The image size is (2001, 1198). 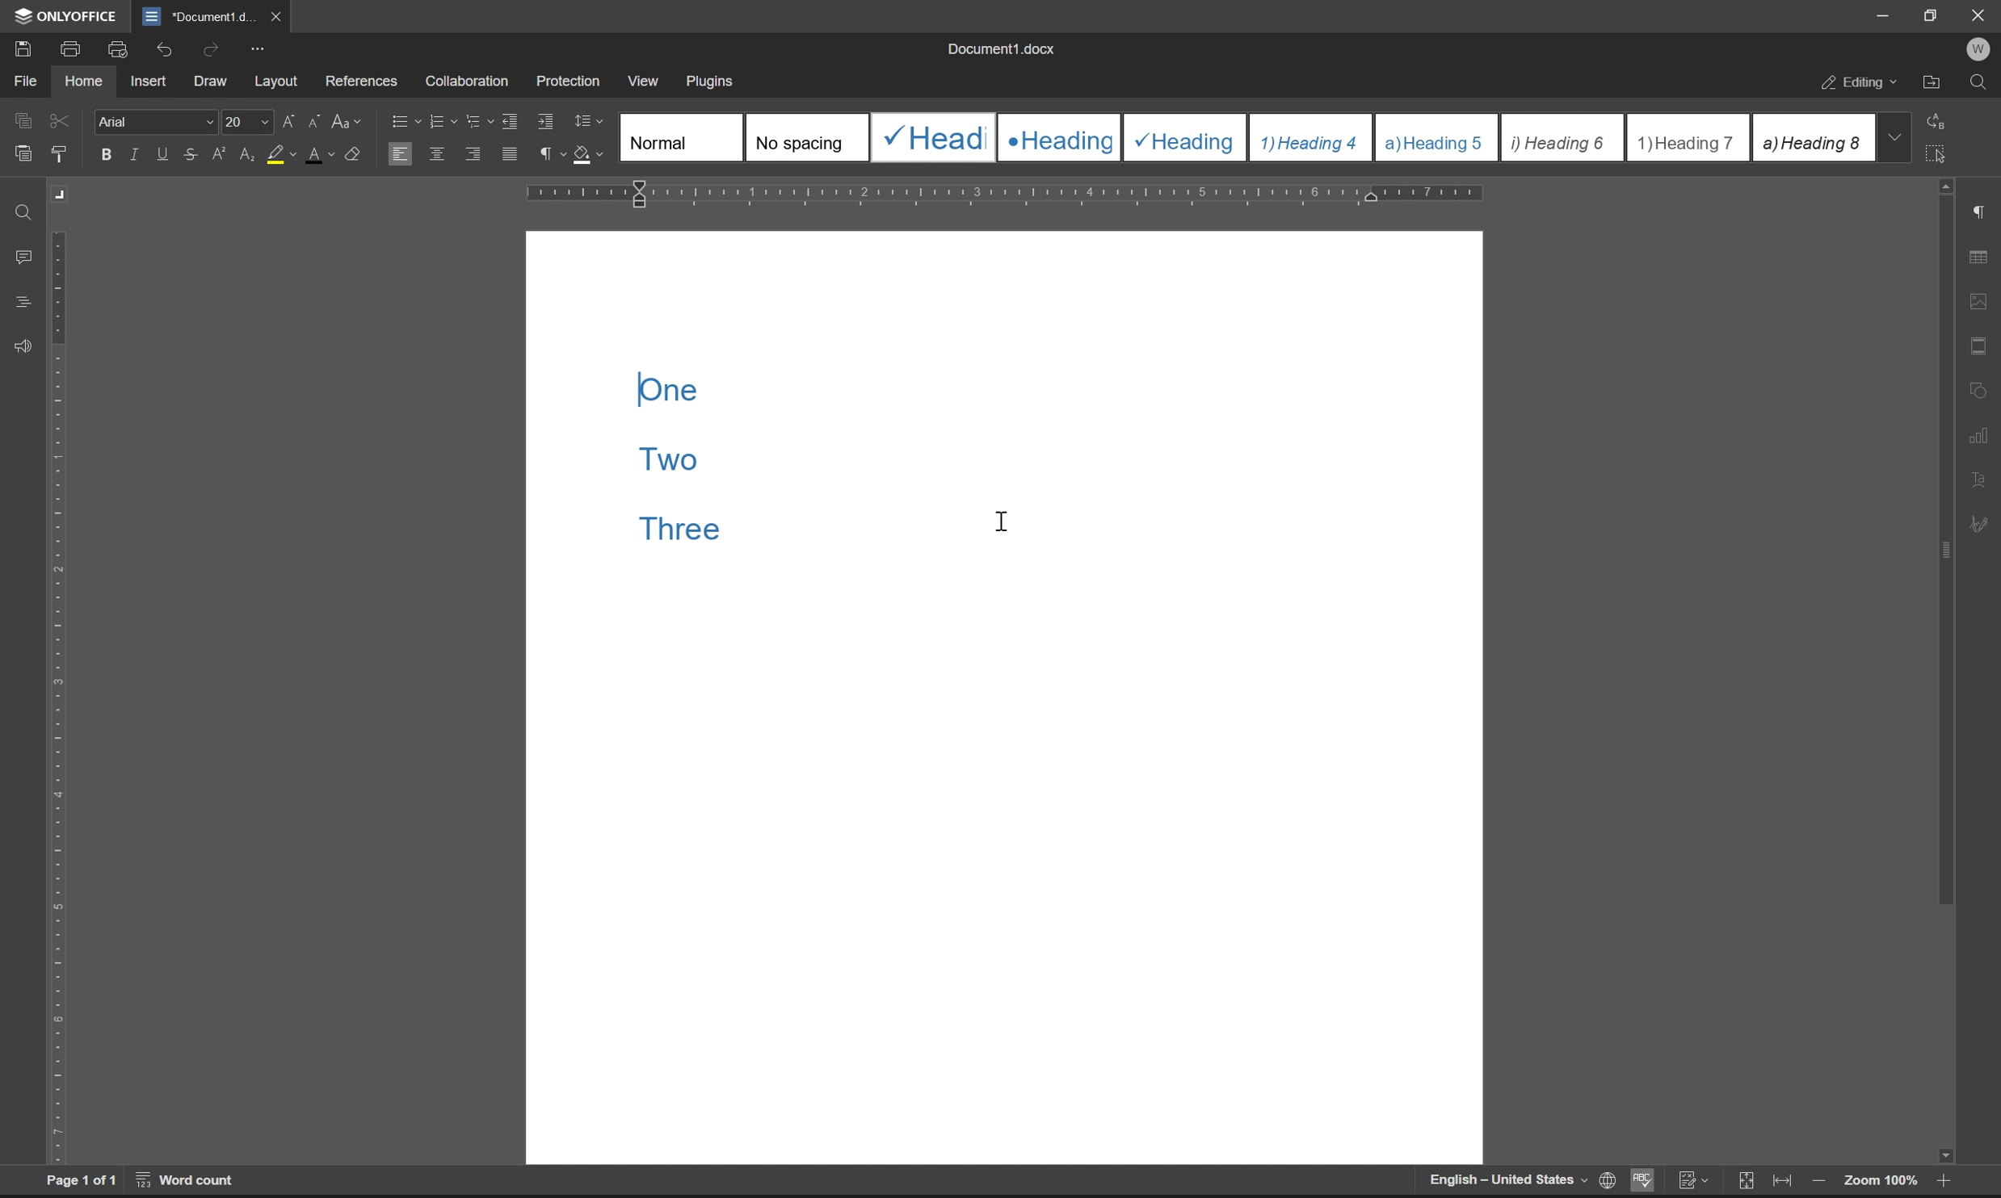 I want to click on text art settings, so click(x=1978, y=480).